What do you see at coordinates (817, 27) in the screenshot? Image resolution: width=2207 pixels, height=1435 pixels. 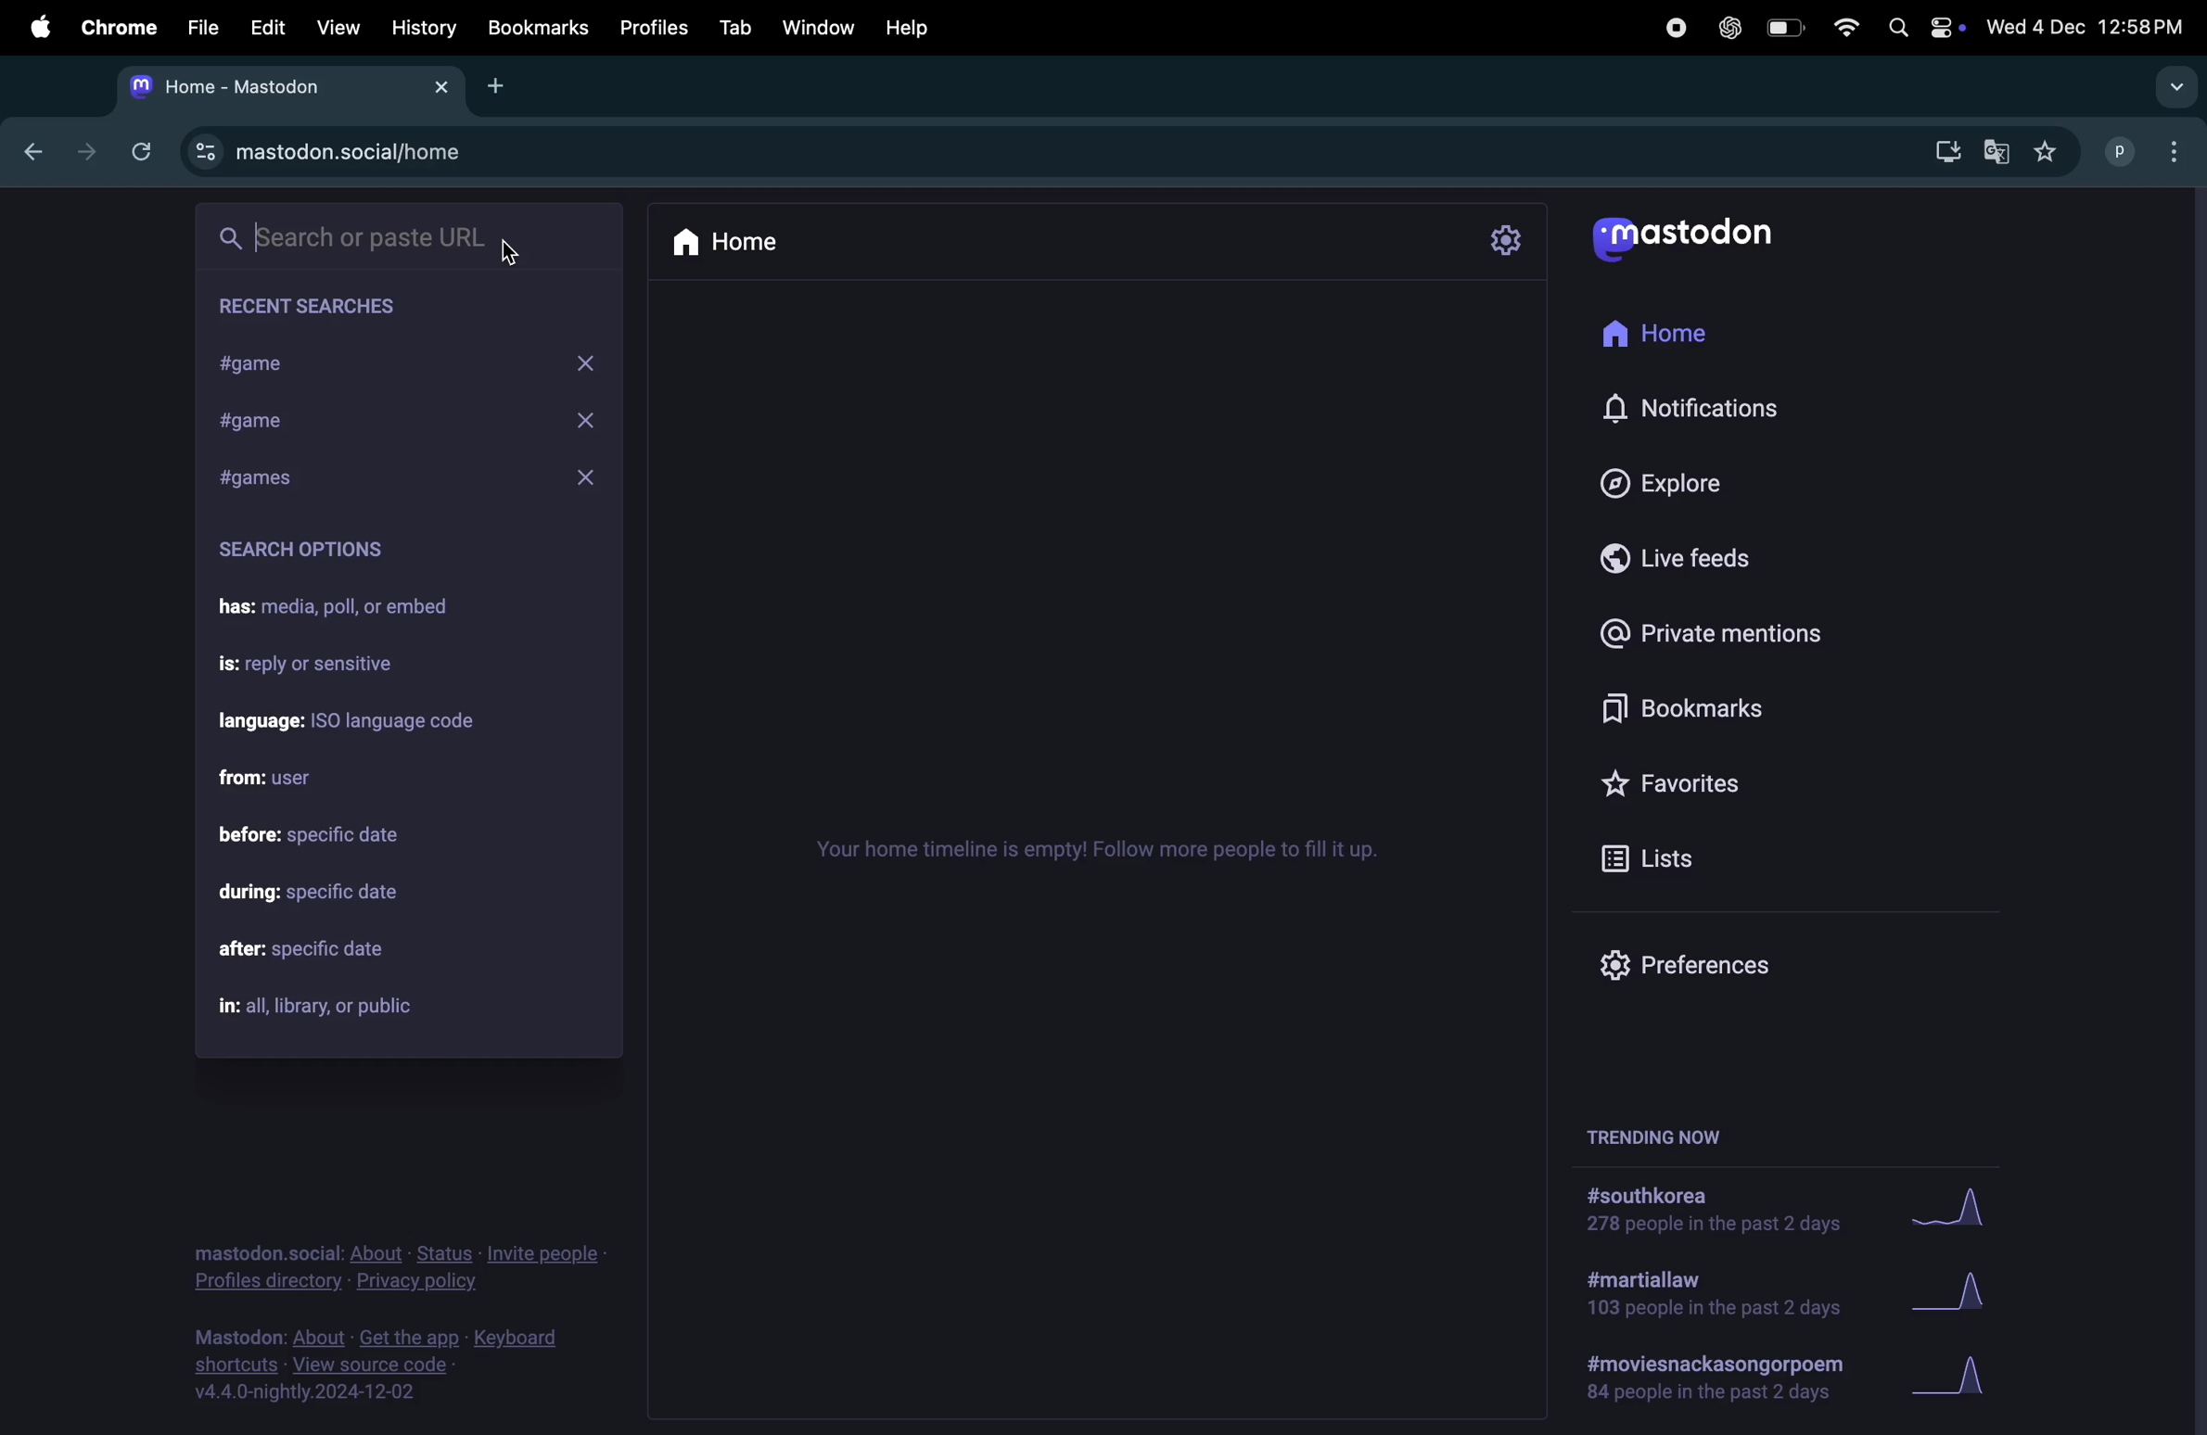 I see `Window` at bounding box center [817, 27].